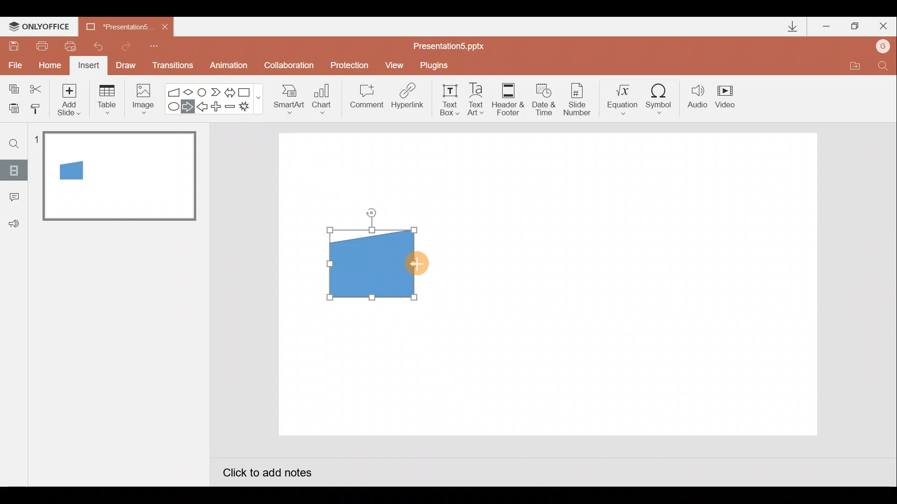 The width and height of the screenshot is (897, 504). What do you see at coordinates (13, 63) in the screenshot?
I see `File` at bounding box center [13, 63].